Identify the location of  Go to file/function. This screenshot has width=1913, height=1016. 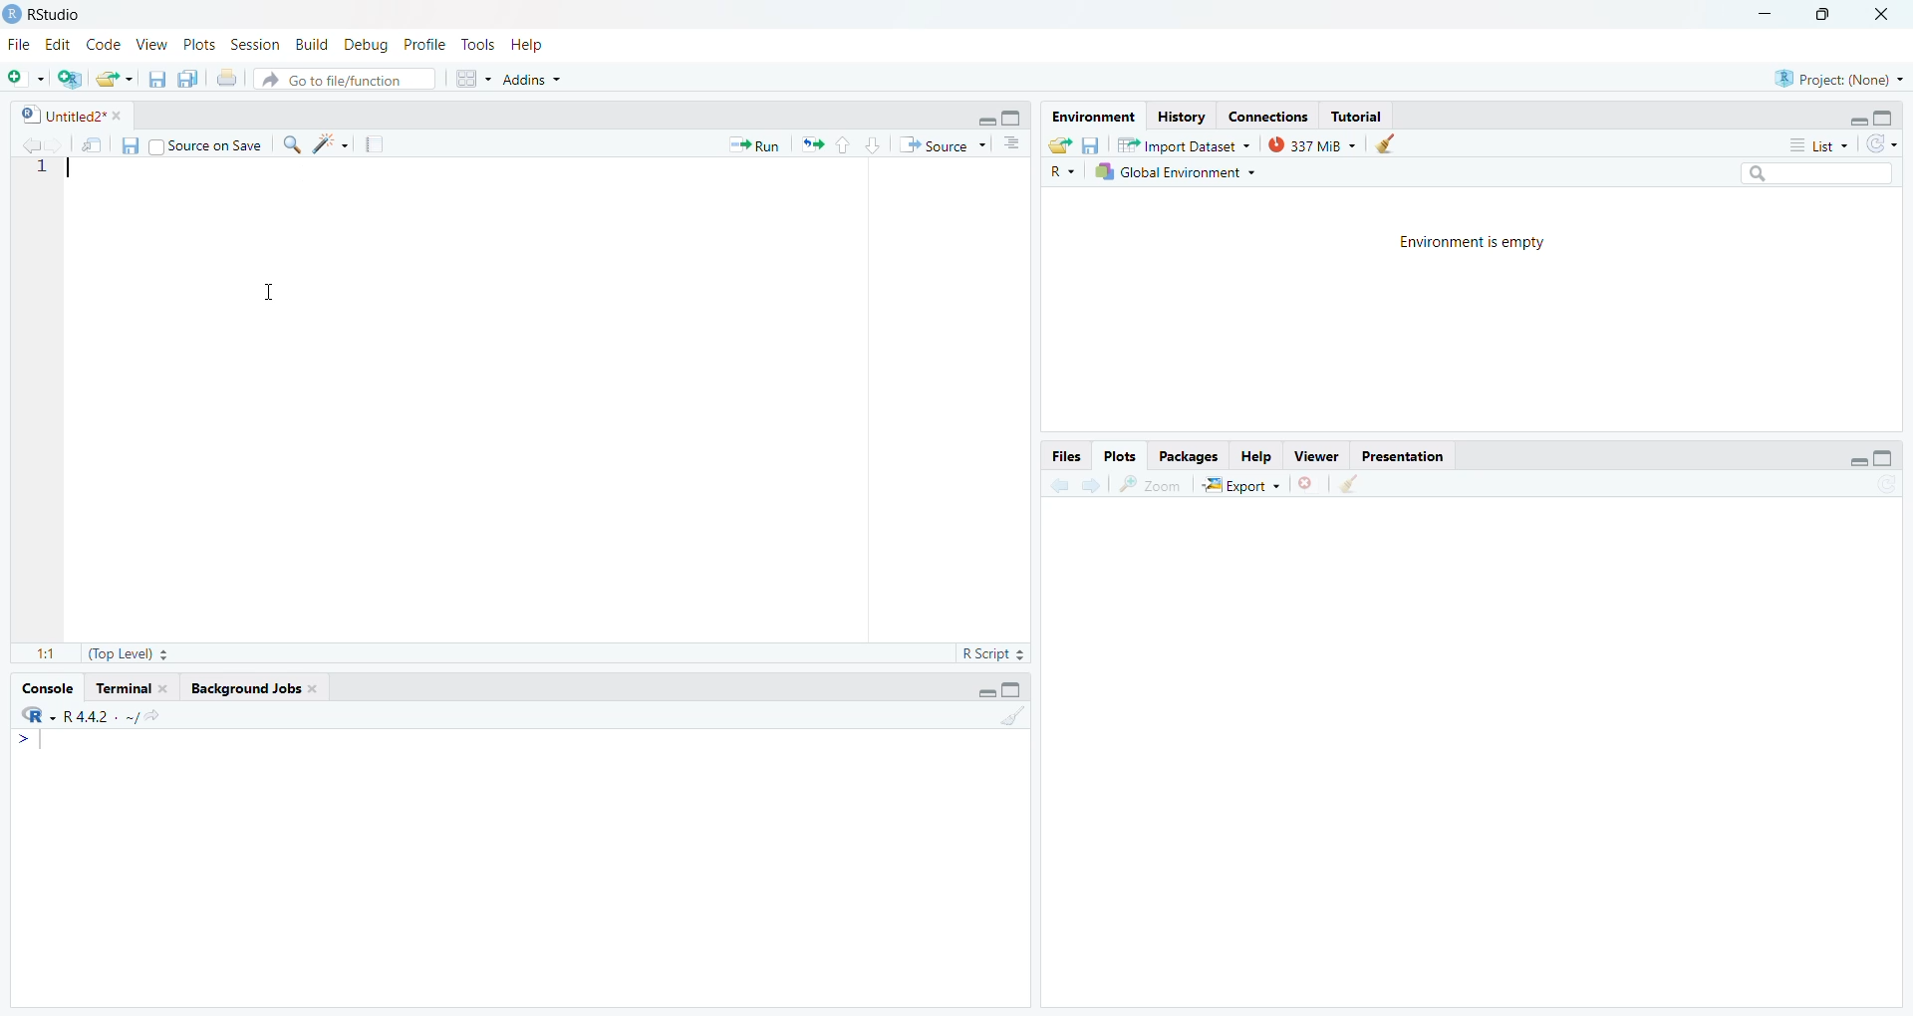
(342, 79).